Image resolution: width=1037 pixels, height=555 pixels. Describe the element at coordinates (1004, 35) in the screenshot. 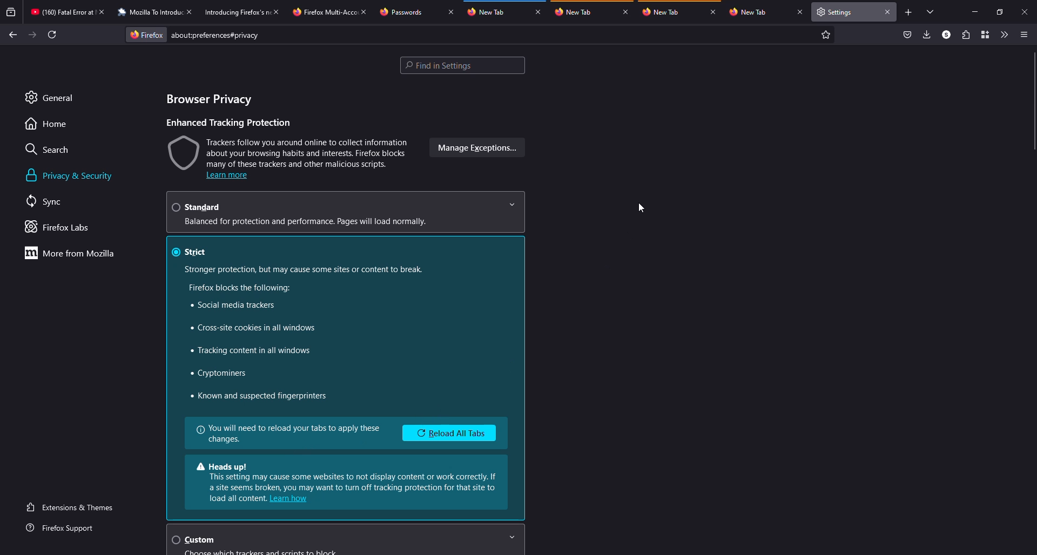

I see `more tools` at that location.